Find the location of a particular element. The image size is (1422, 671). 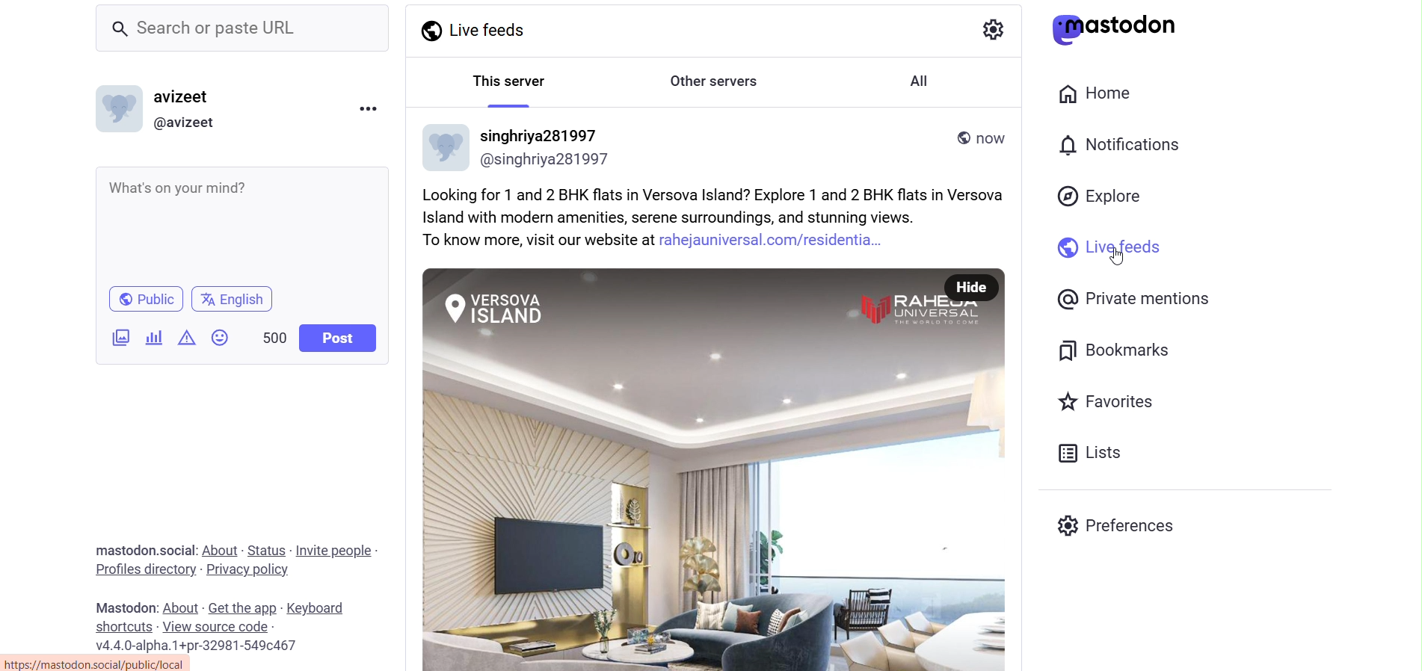

bookmark is located at coordinates (1118, 353).